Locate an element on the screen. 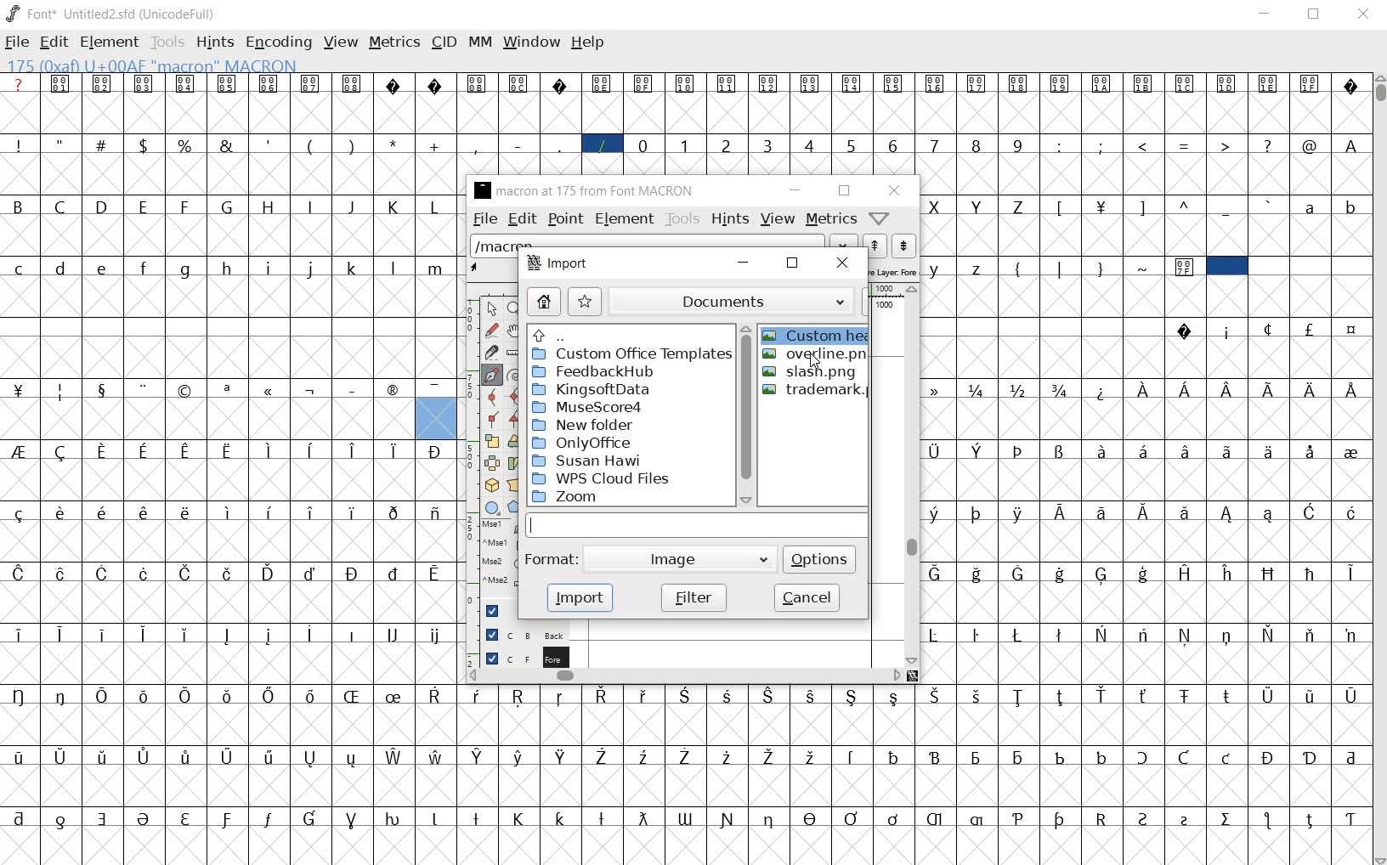  Symbol is located at coordinates (434, 85).